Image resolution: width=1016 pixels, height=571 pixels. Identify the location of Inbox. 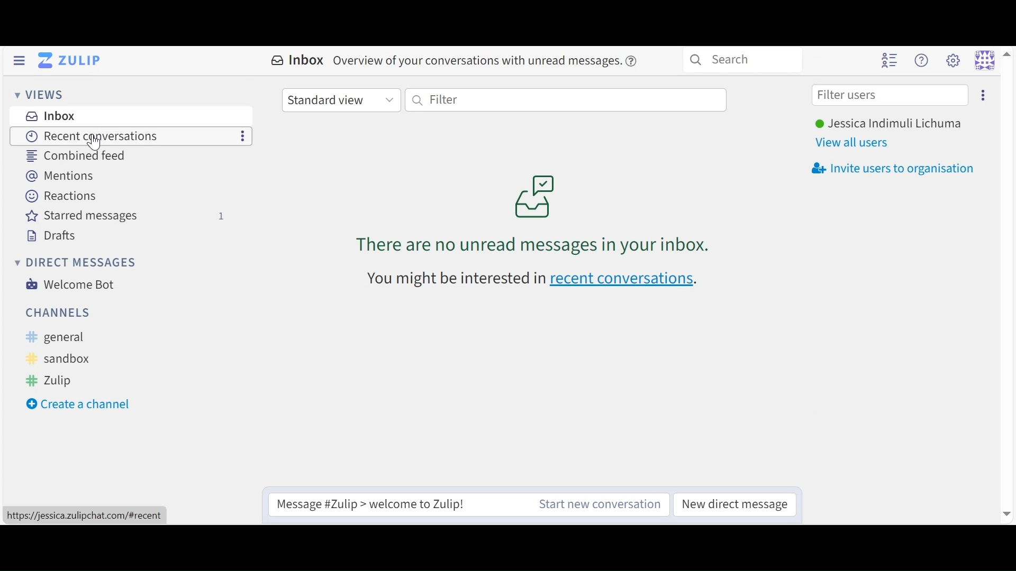
(49, 116).